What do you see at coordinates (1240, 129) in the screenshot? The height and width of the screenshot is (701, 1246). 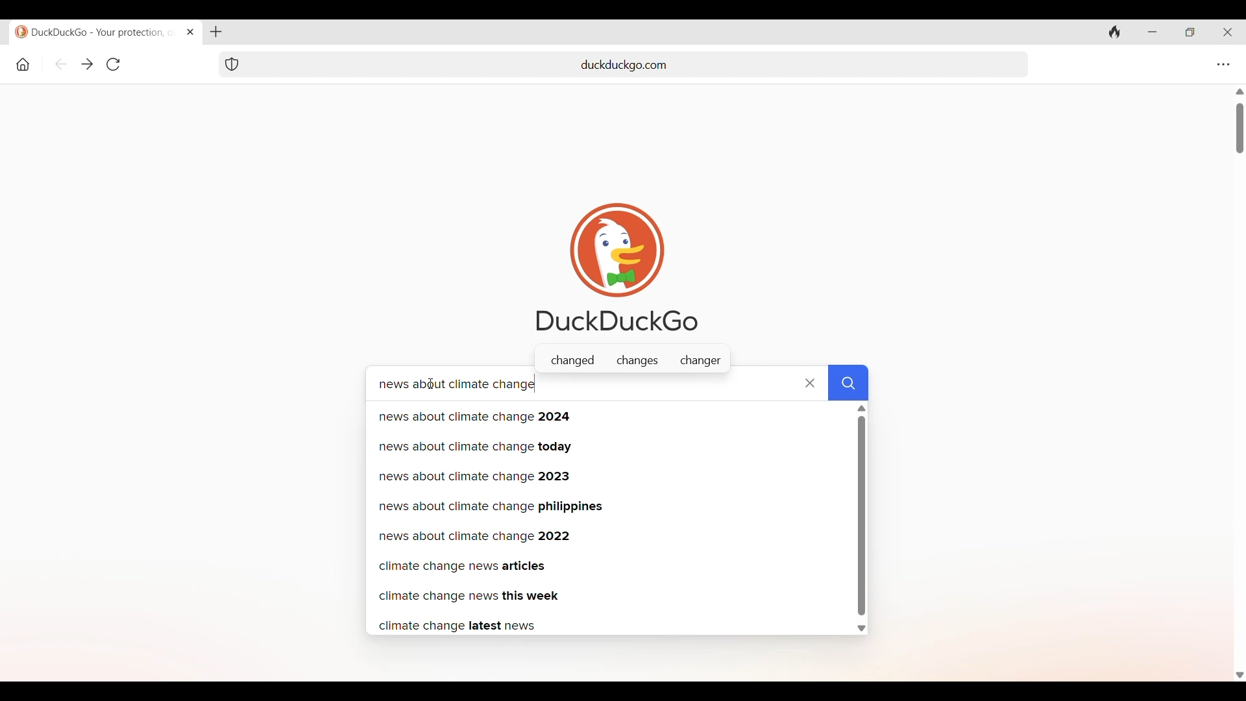 I see `Vertical slide bar` at bounding box center [1240, 129].